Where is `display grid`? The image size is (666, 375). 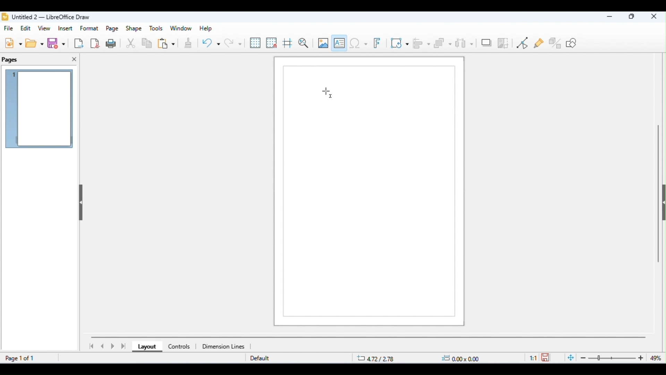
display grid is located at coordinates (256, 43).